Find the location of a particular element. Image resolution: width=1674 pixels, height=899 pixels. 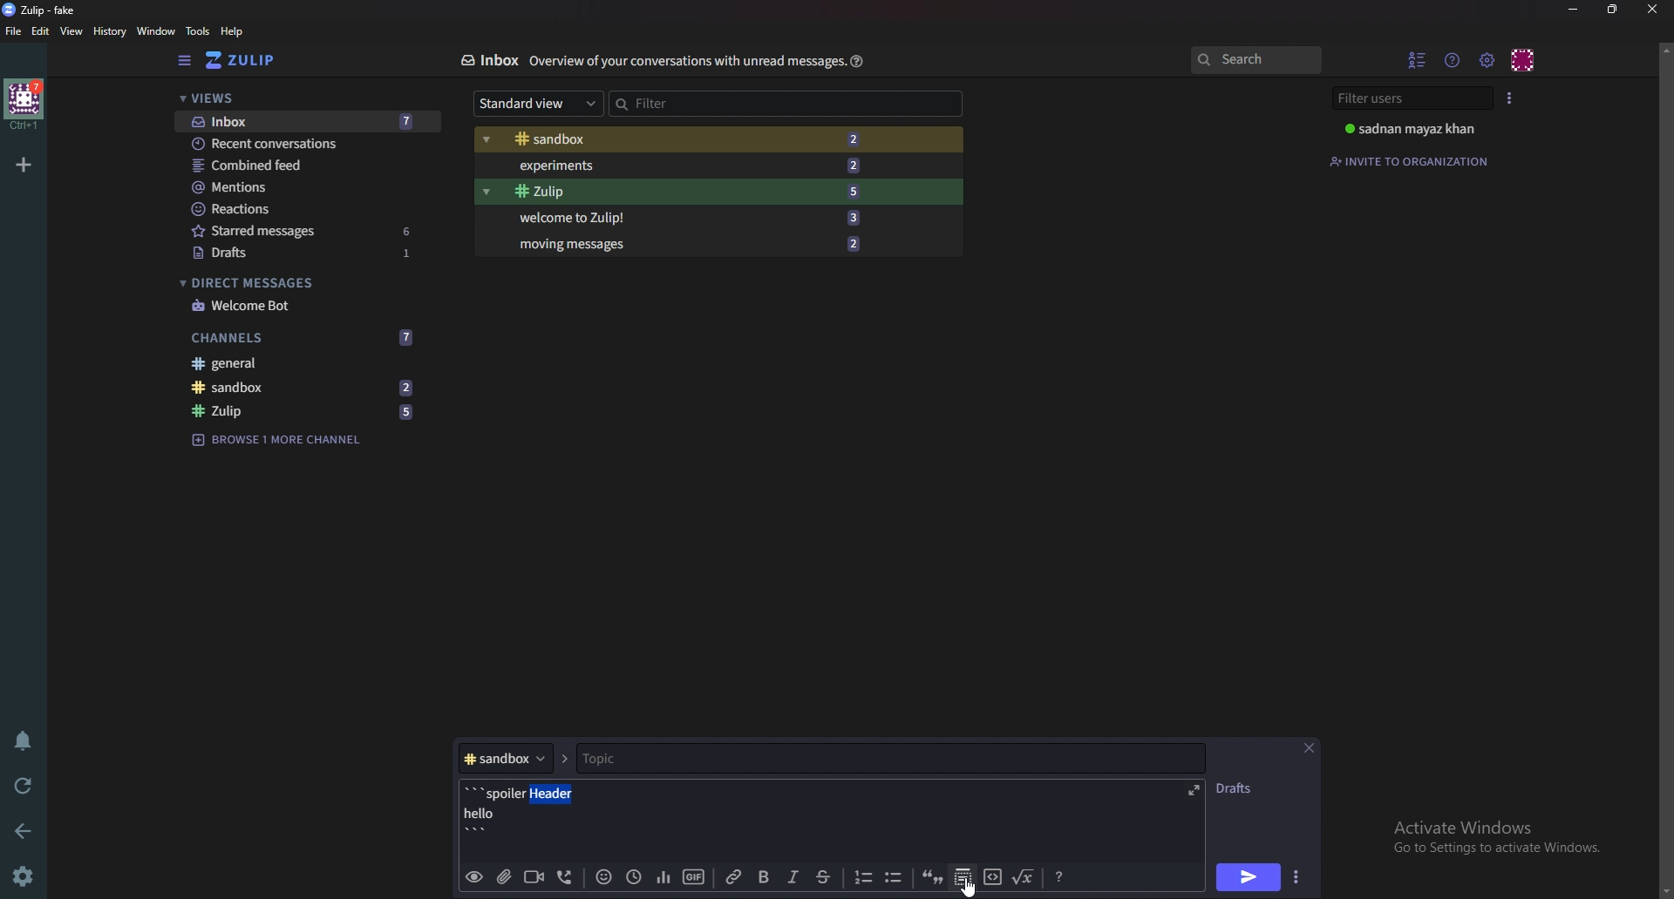

Browse 1 more channel is located at coordinates (289, 440).